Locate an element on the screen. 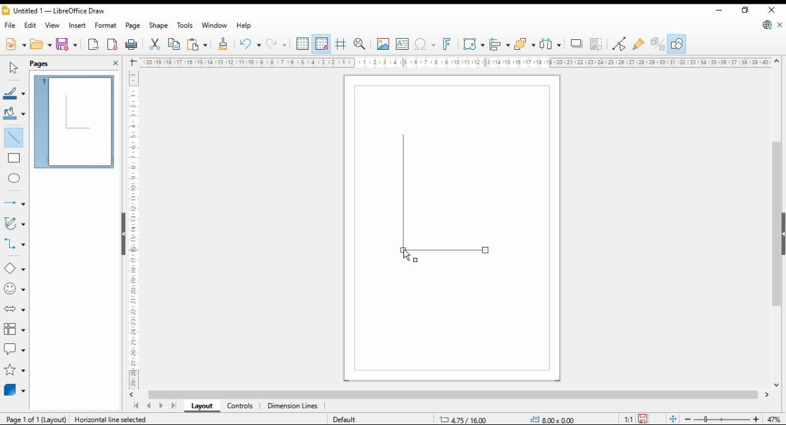  show draw functions is located at coordinates (677, 44).